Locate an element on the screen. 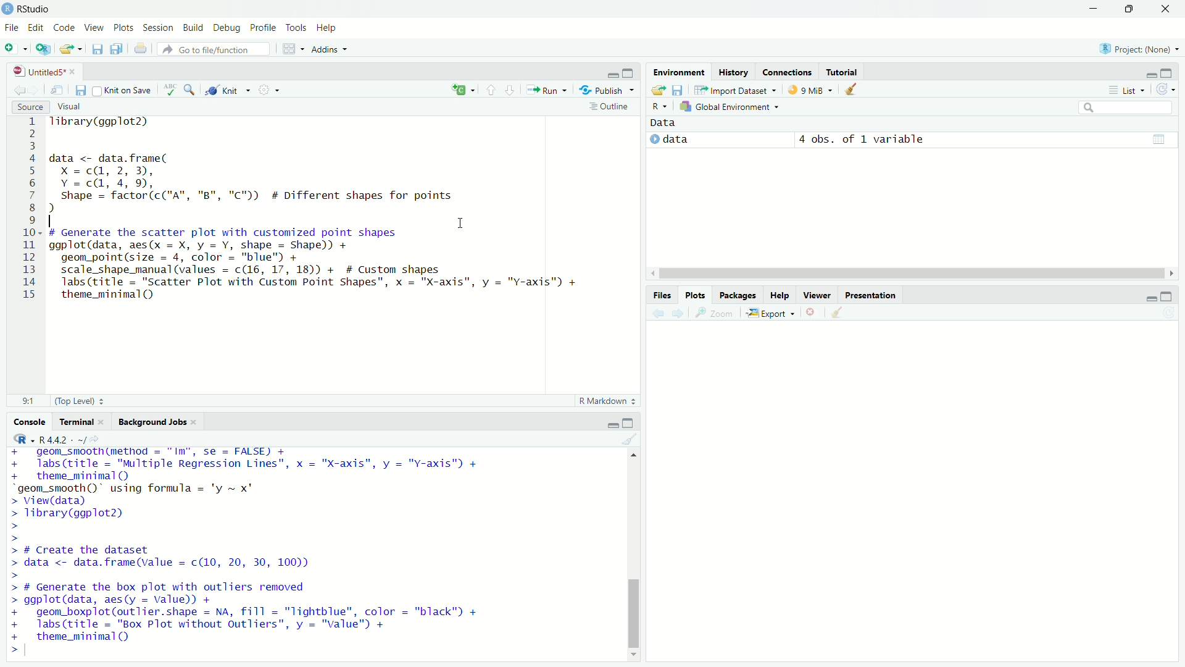 Image resolution: width=1185 pixels, height=667 pixels. maximize is located at coordinates (1166, 296).